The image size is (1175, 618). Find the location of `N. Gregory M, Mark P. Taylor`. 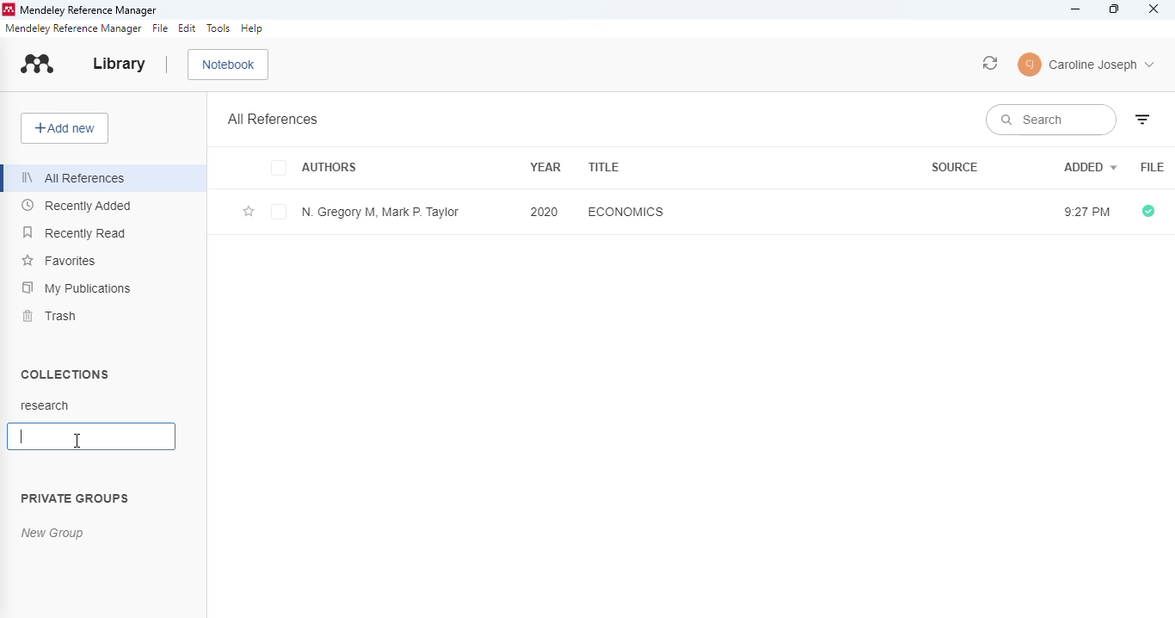

N. Gregory M, Mark P. Taylor is located at coordinates (382, 212).